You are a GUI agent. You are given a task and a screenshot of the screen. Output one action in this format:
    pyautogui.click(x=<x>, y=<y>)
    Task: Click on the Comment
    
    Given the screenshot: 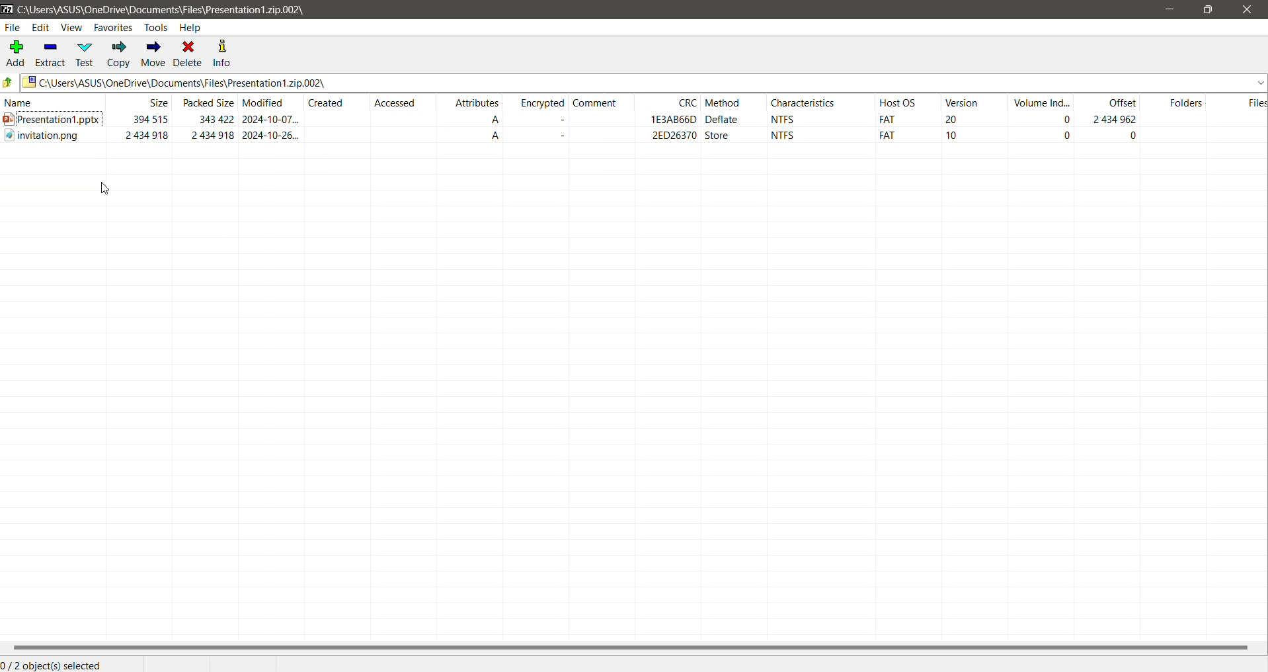 What is the action you would take?
    pyautogui.click(x=603, y=103)
    